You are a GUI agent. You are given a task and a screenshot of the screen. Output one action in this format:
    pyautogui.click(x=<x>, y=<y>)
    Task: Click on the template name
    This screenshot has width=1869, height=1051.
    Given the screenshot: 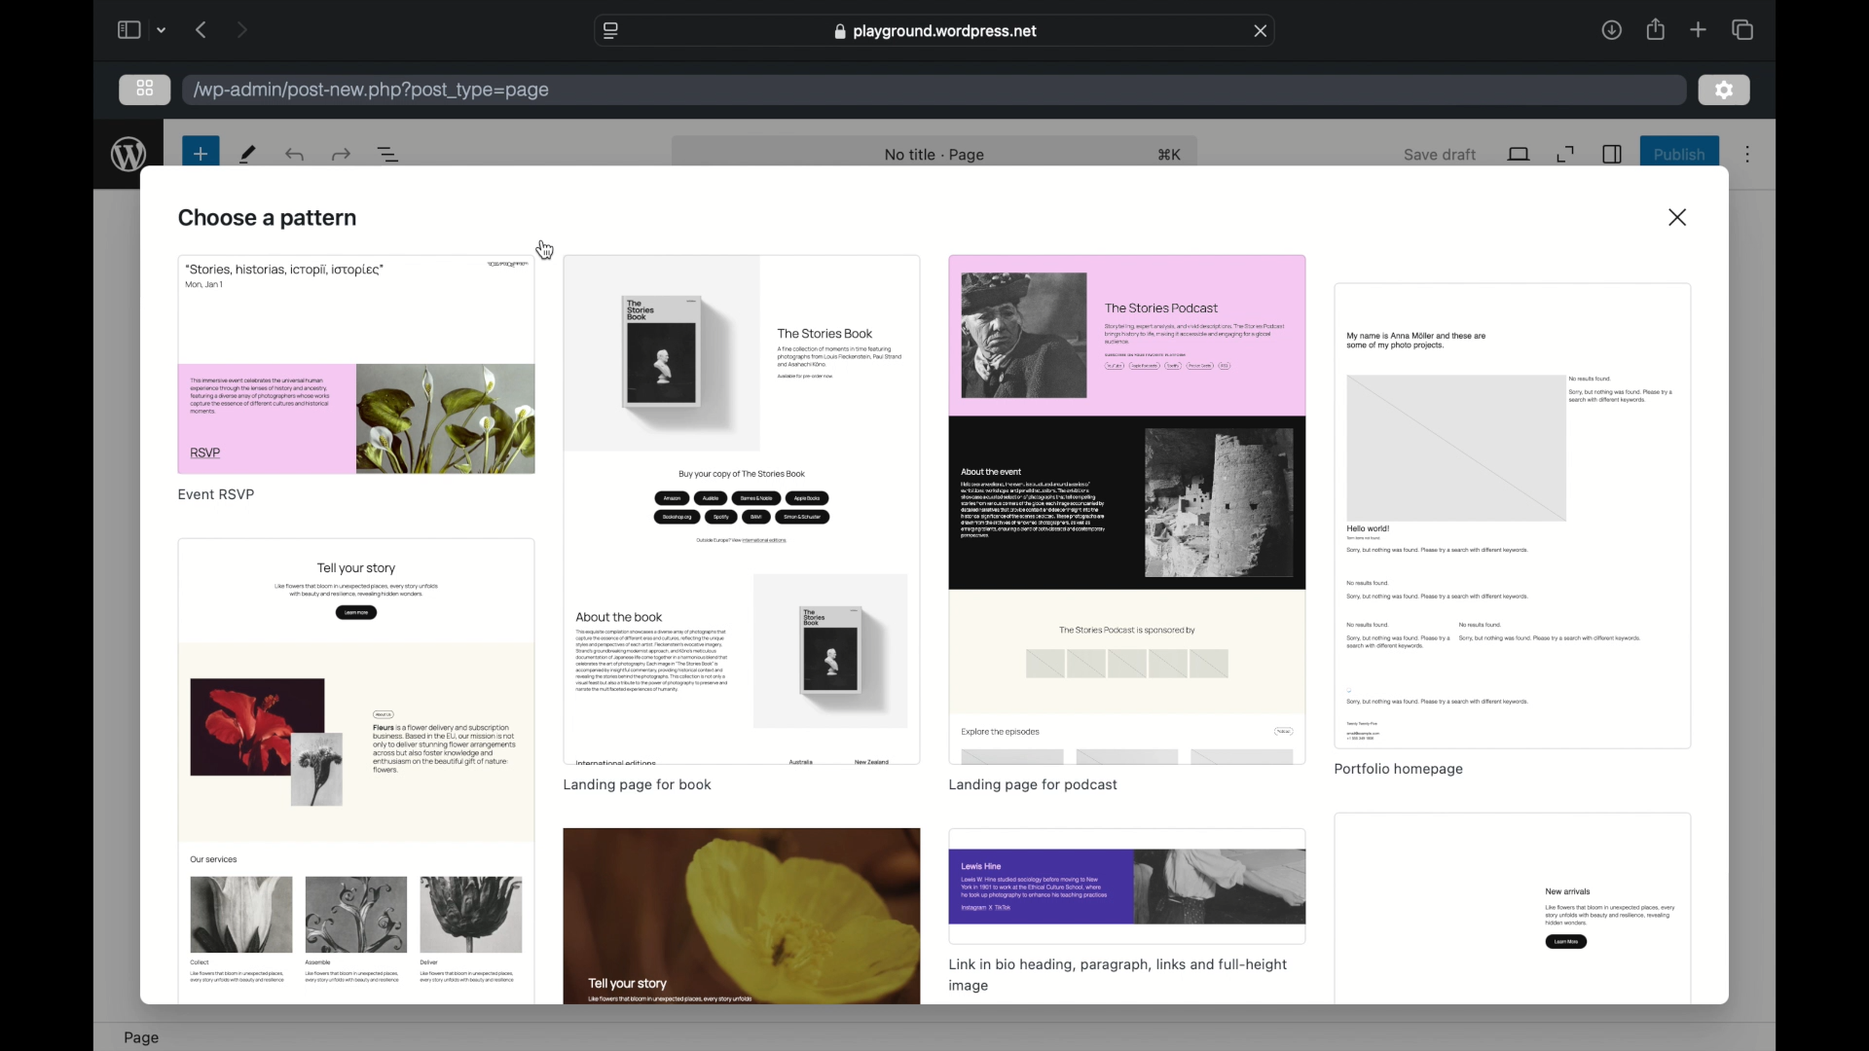 What is the action you would take?
    pyautogui.click(x=217, y=495)
    